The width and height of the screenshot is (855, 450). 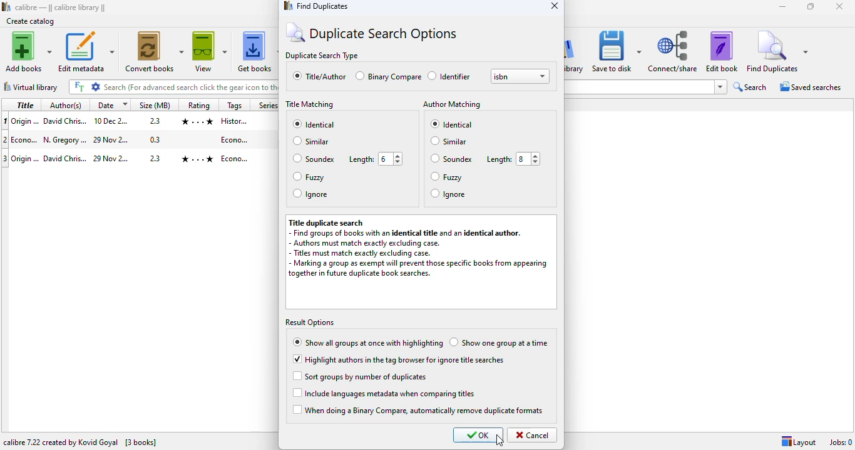 I want to click on save to disk, so click(x=617, y=52).